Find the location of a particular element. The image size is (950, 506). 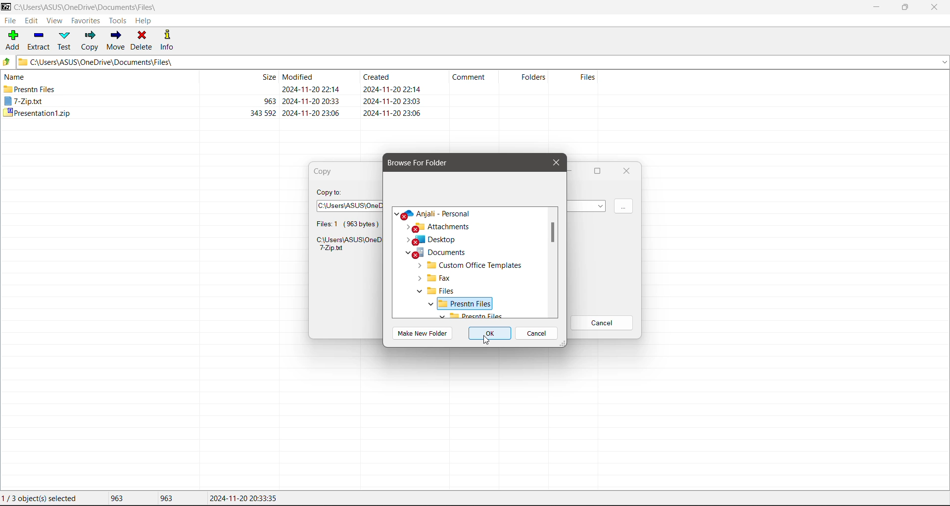

Size of the last file selected is located at coordinates (166, 498).